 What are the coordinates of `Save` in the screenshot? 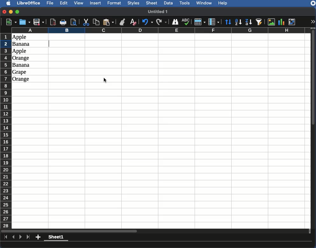 It's located at (39, 22).